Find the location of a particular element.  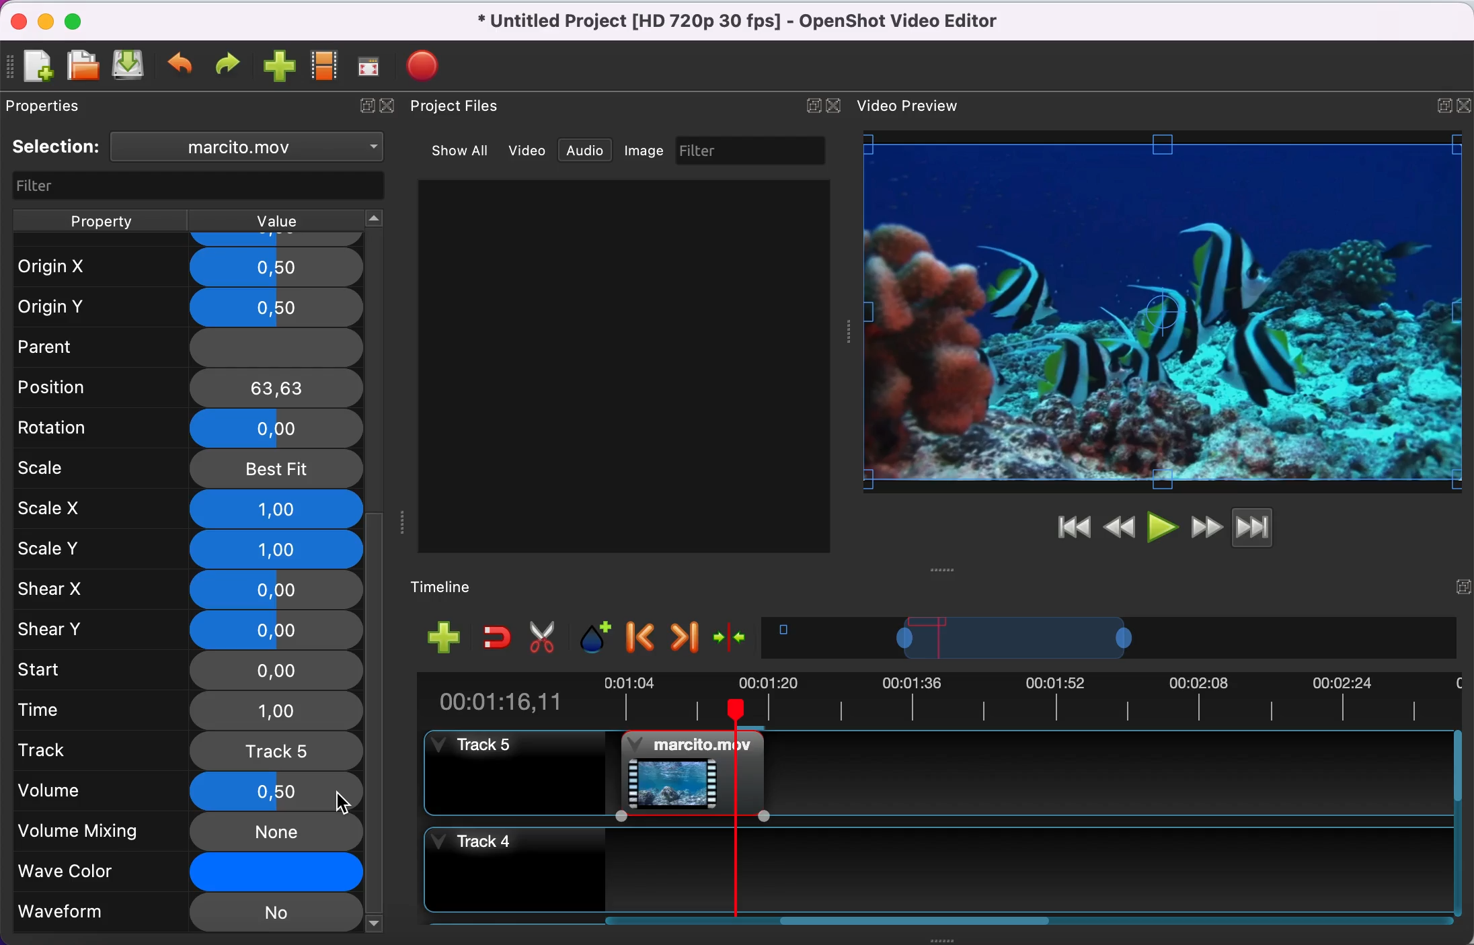

open file is located at coordinates (82, 65).